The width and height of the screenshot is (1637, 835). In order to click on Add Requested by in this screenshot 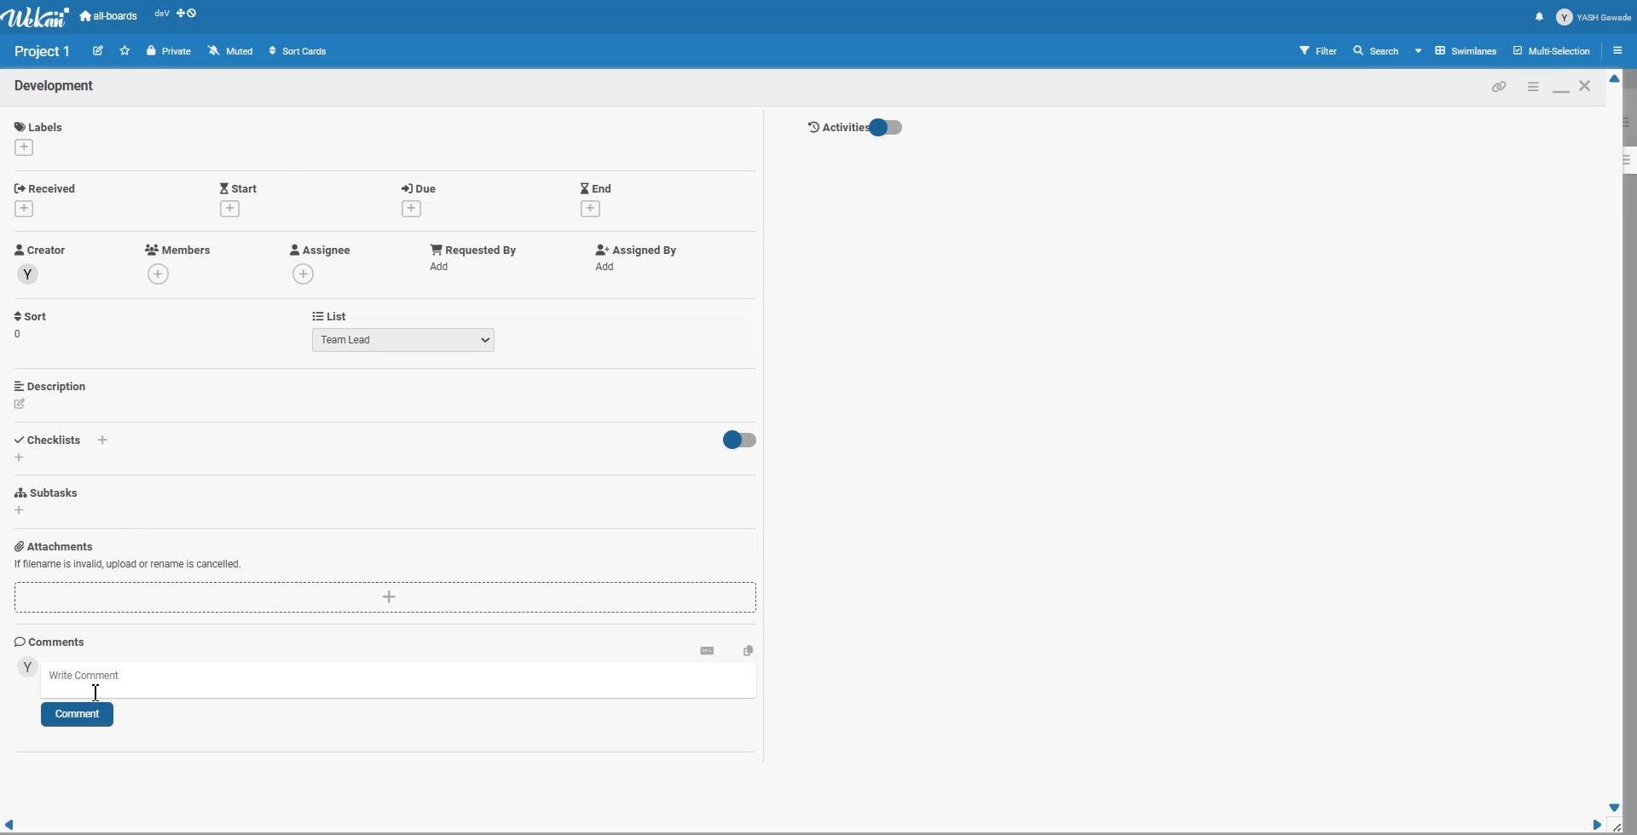, I will do `click(474, 248)`.